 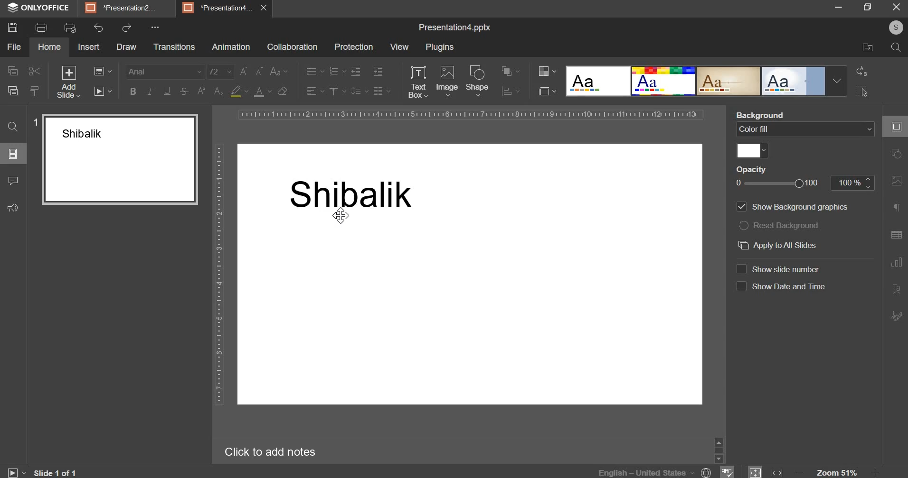 I want to click on font, so click(x=165, y=71).